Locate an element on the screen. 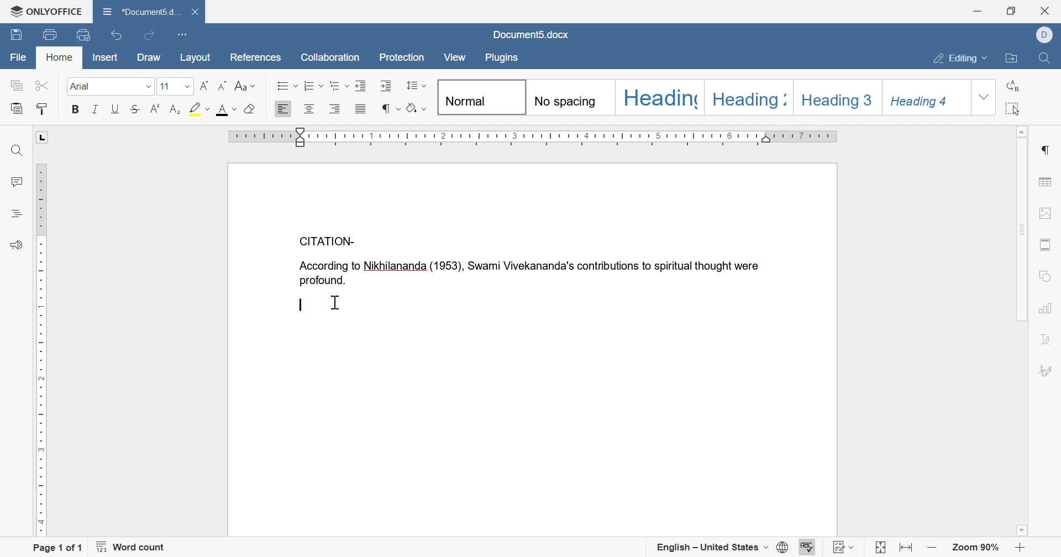  copy is located at coordinates (16, 85).